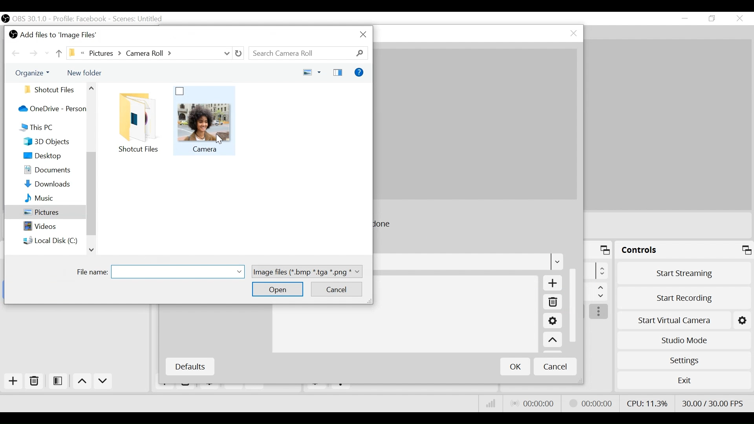 The image size is (754, 424). I want to click on Exit, so click(684, 382).